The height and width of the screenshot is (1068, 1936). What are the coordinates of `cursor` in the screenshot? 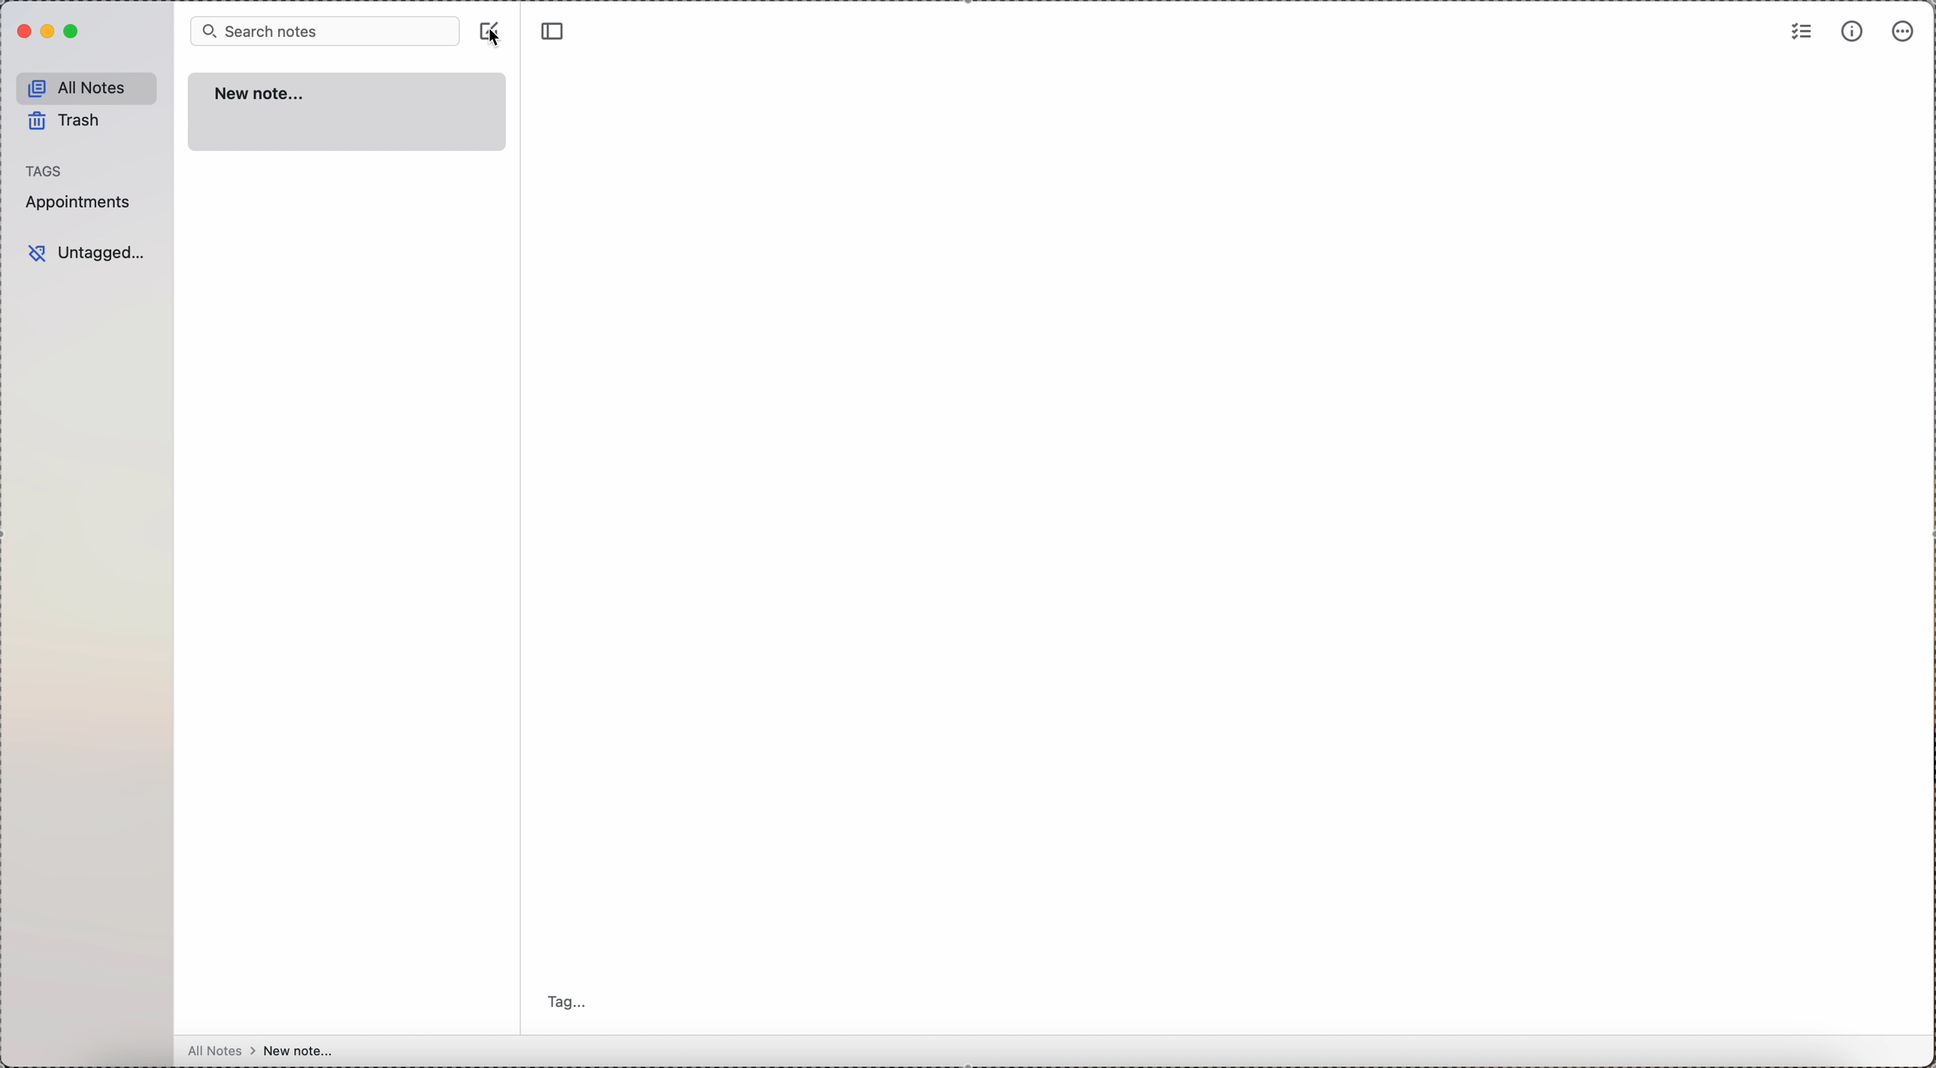 It's located at (498, 42).